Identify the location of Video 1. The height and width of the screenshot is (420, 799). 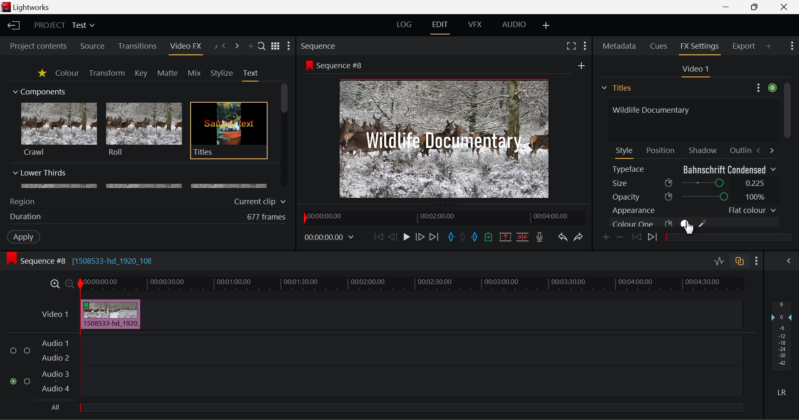
(694, 69).